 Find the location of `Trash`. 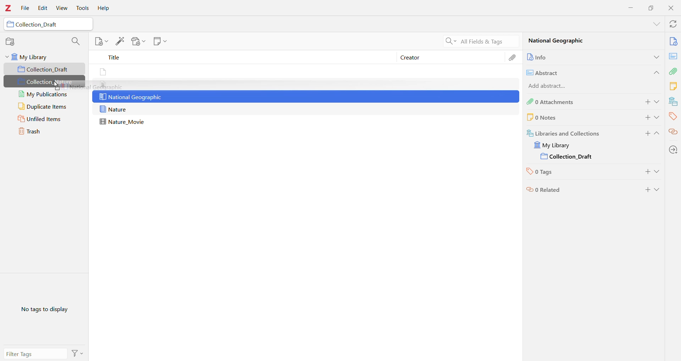

Trash is located at coordinates (45, 132).